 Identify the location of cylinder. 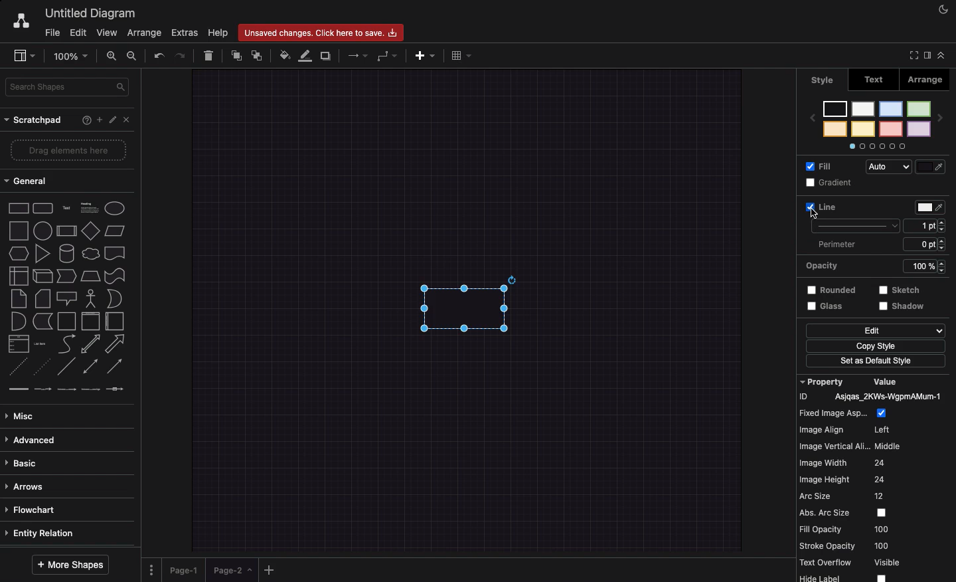
(66, 252).